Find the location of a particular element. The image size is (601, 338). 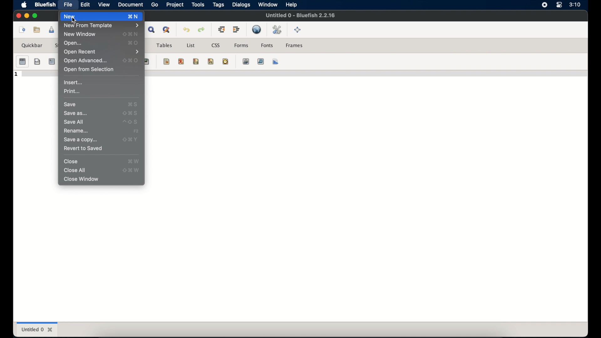

minimize is located at coordinates (26, 16).